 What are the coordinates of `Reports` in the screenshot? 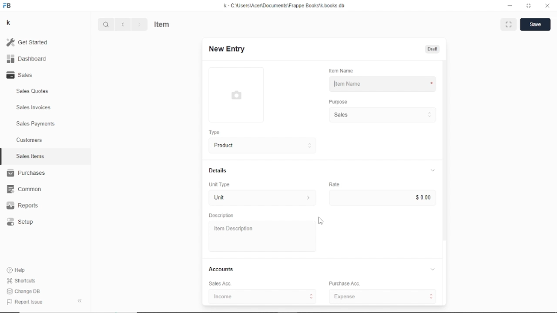 It's located at (23, 205).